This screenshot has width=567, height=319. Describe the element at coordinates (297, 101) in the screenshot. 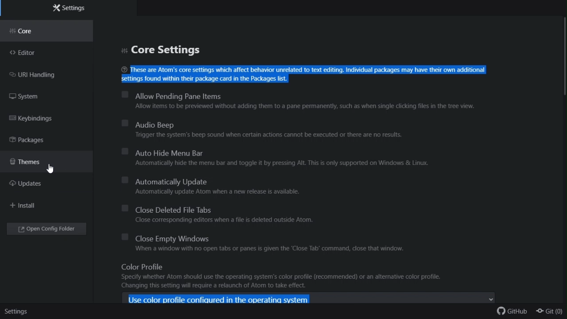

I see `Allow pending Pane items` at that location.